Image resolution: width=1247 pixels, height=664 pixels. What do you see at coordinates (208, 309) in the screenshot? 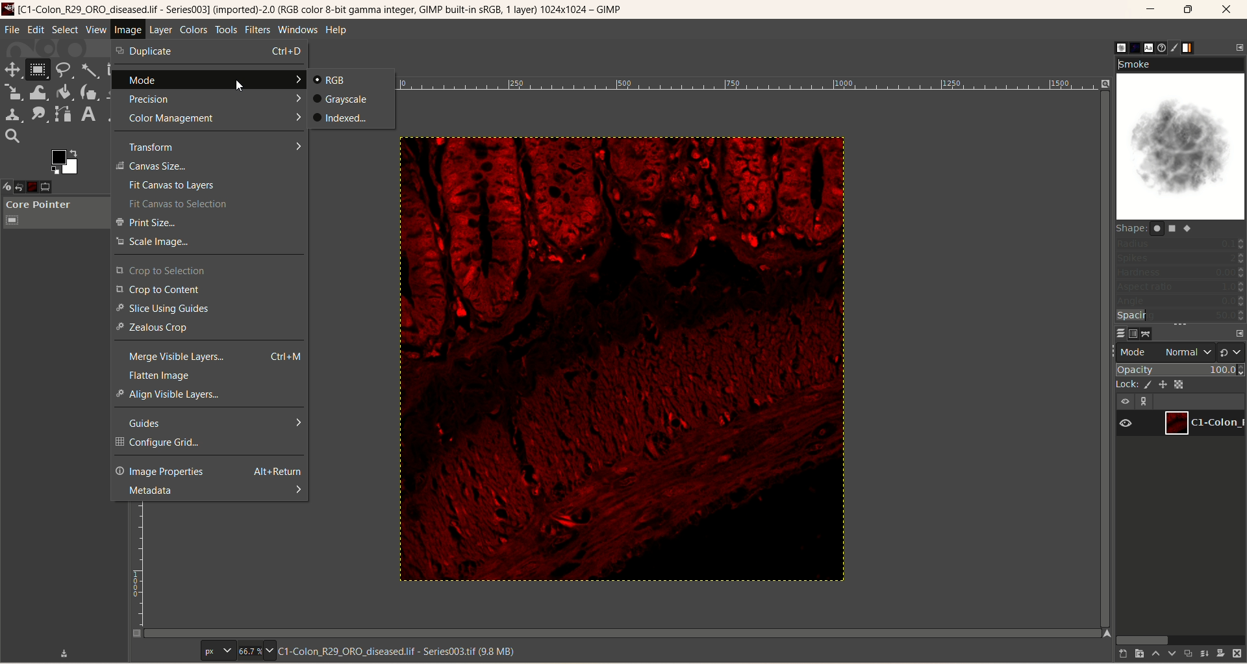
I see `slice using guides` at bounding box center [208, 309].